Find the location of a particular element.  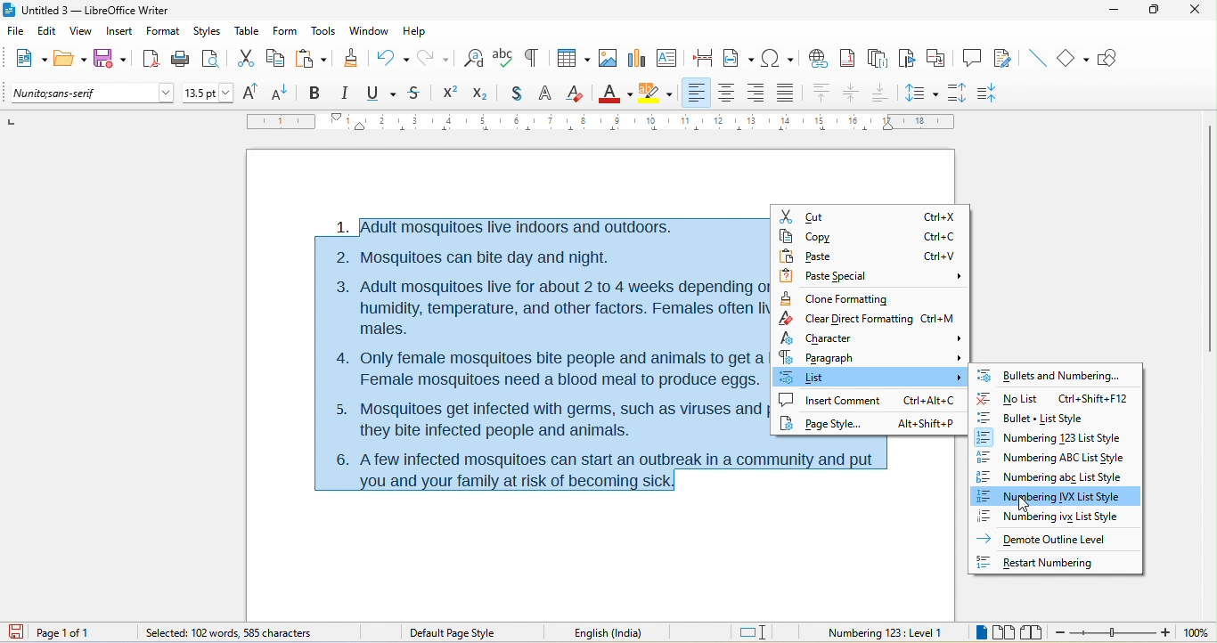

align bottom is located at coordinates (880, 93).